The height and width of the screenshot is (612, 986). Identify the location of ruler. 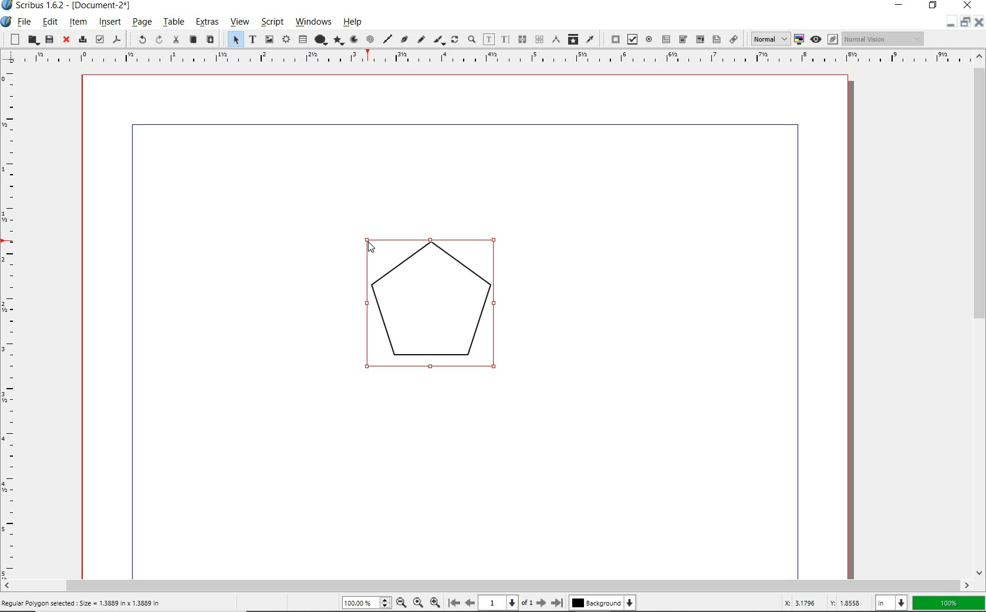
(12, 322).